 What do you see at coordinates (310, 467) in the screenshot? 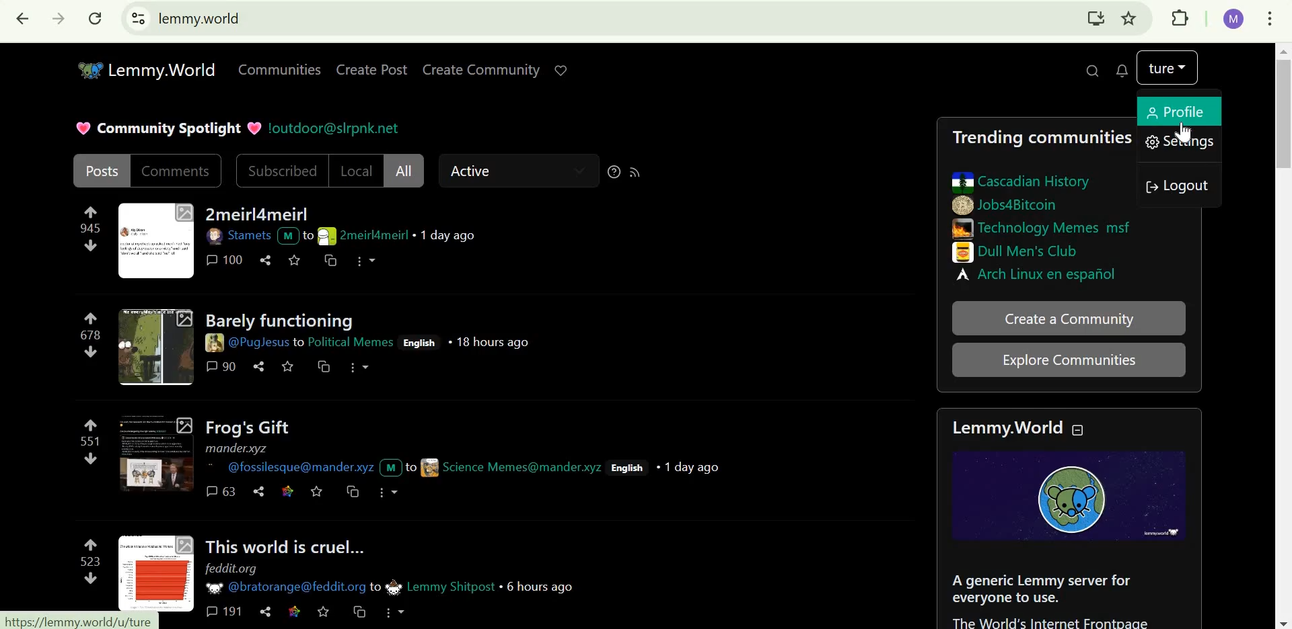
I see `user ID` at bounding box center [310, 467].